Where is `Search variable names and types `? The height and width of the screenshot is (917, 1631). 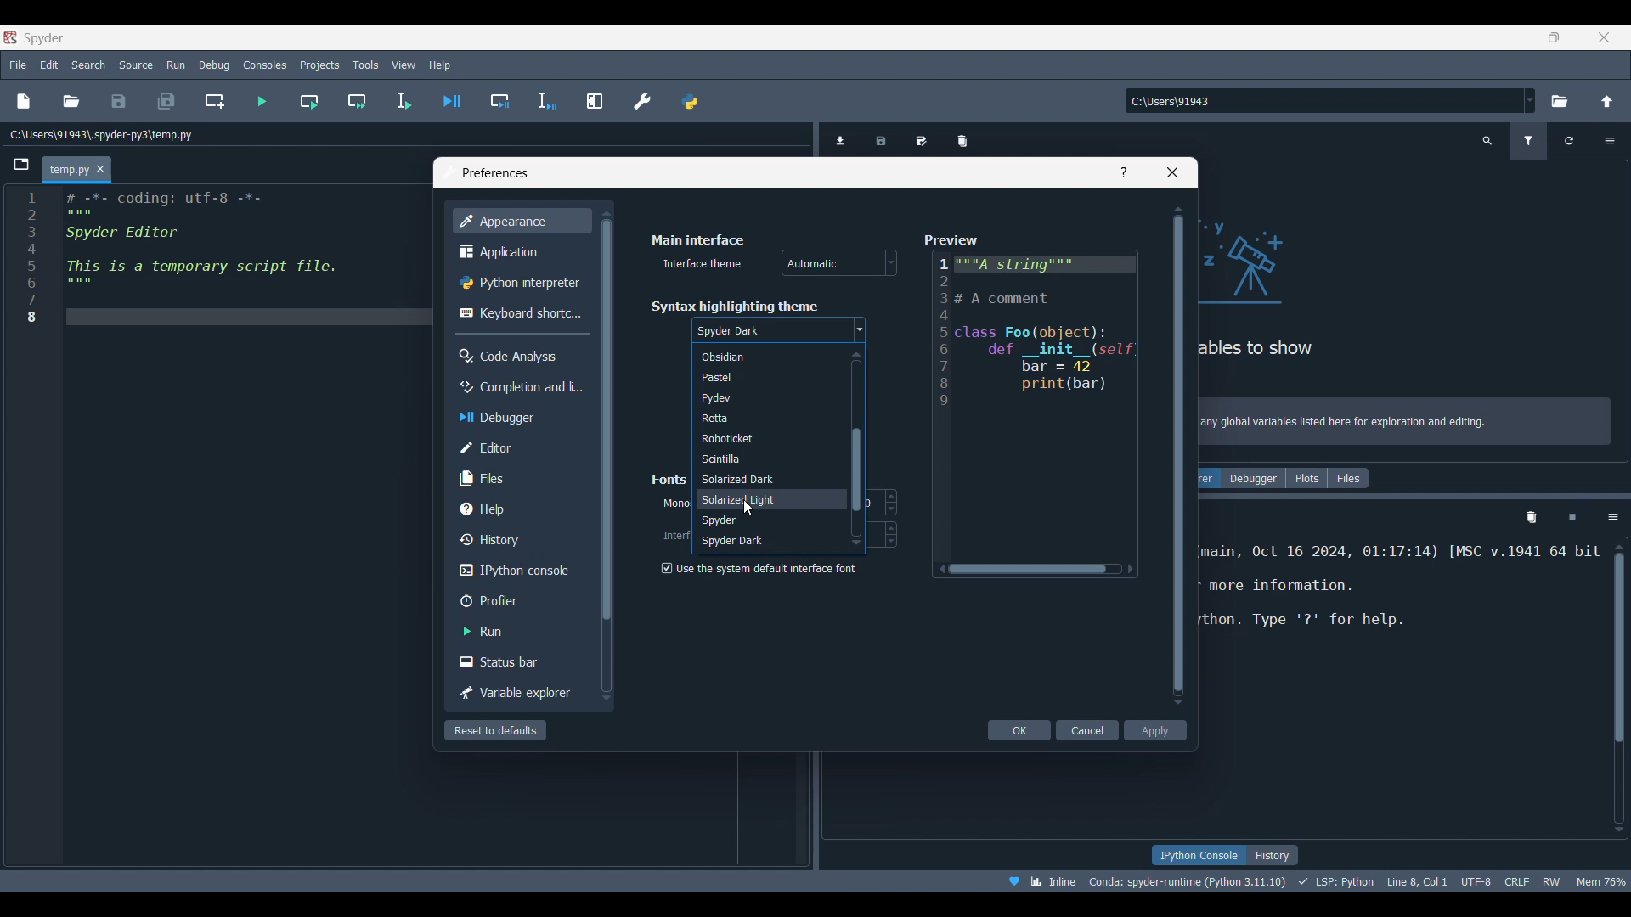 Search variable names and types  is located at coordinates (1487, 141).